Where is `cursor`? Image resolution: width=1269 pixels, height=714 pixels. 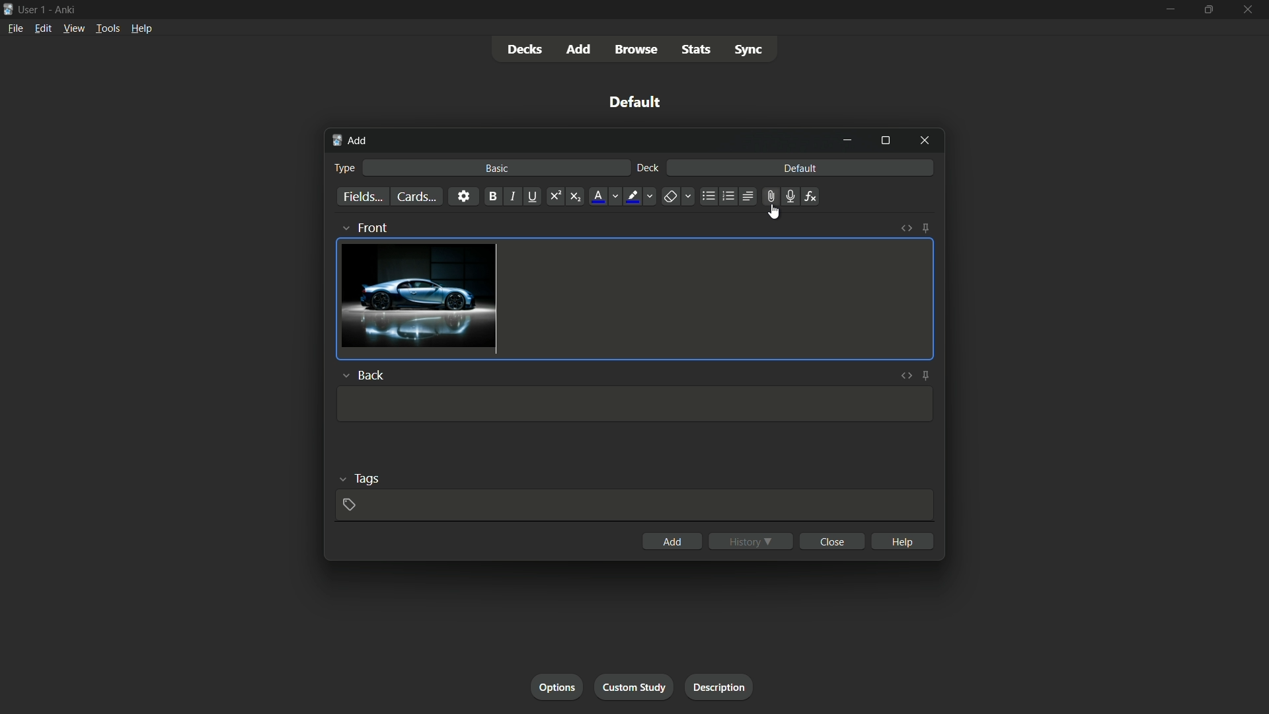 cursor is located at coordinates (777, 212).